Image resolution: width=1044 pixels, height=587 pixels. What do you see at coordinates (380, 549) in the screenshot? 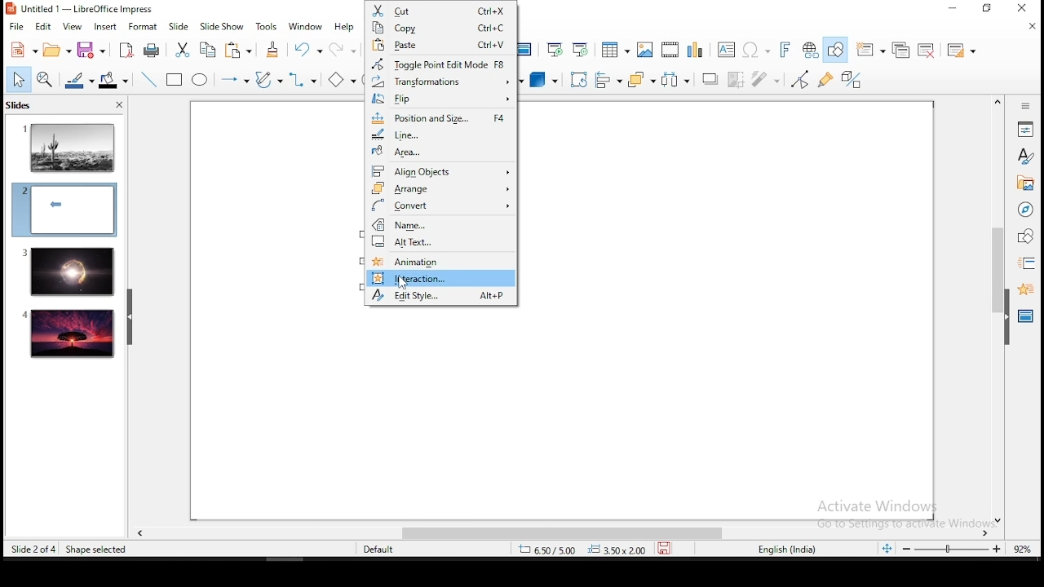
I see `default` at bounding box center [380, 549].